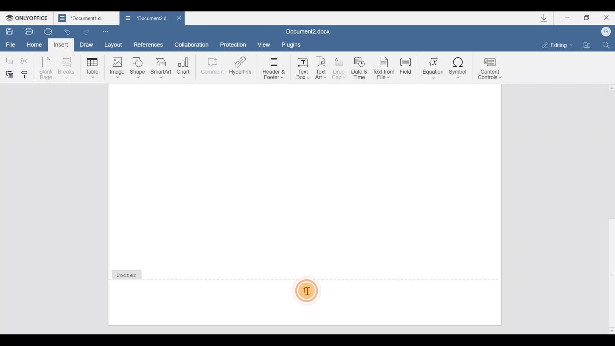 This screenshot has height=346, width=615. I want to click on Close, so click(177, 18).